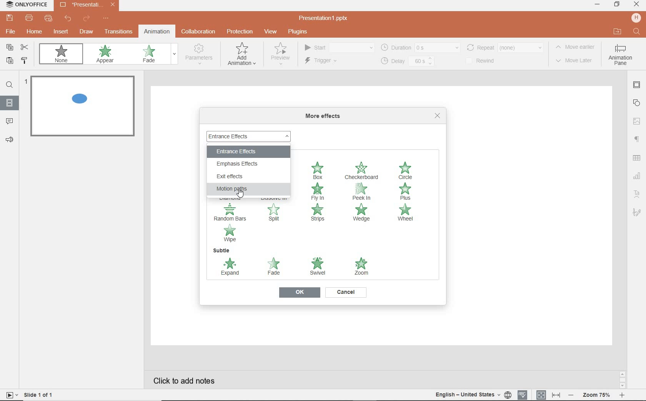 This screenshot has height=401, width=646. Describe the element at coordinates (153, 55) in the screenshot. I see `fade` at that location.